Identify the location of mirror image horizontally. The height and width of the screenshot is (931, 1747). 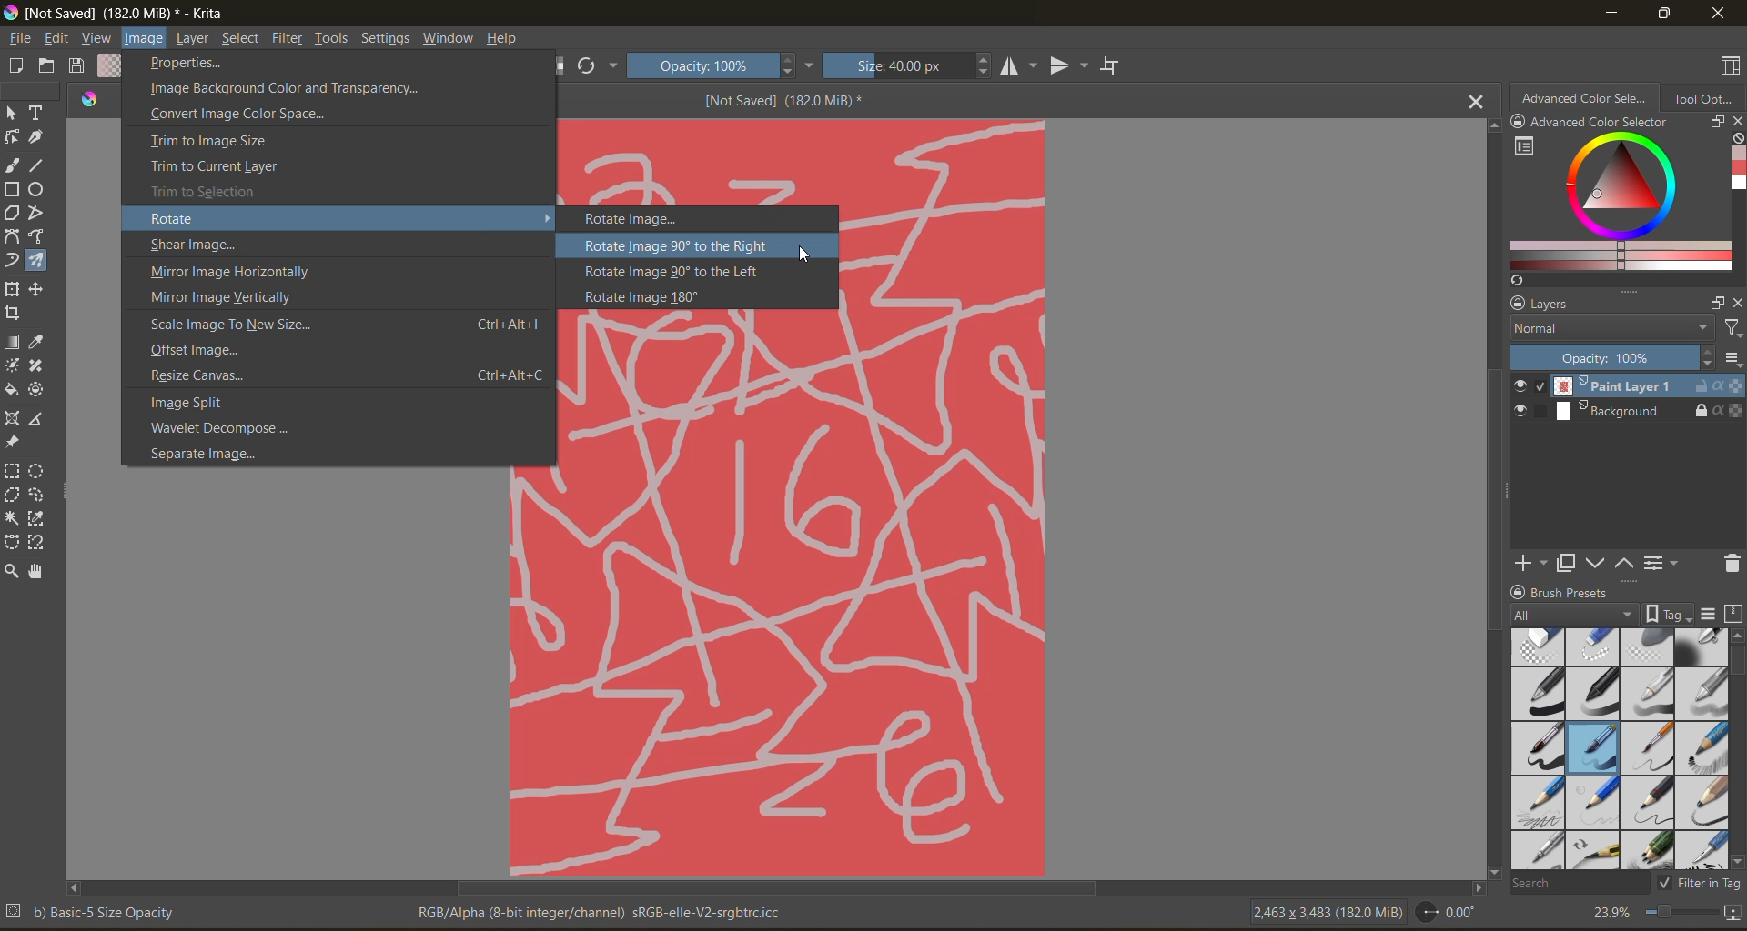
(232, 273).